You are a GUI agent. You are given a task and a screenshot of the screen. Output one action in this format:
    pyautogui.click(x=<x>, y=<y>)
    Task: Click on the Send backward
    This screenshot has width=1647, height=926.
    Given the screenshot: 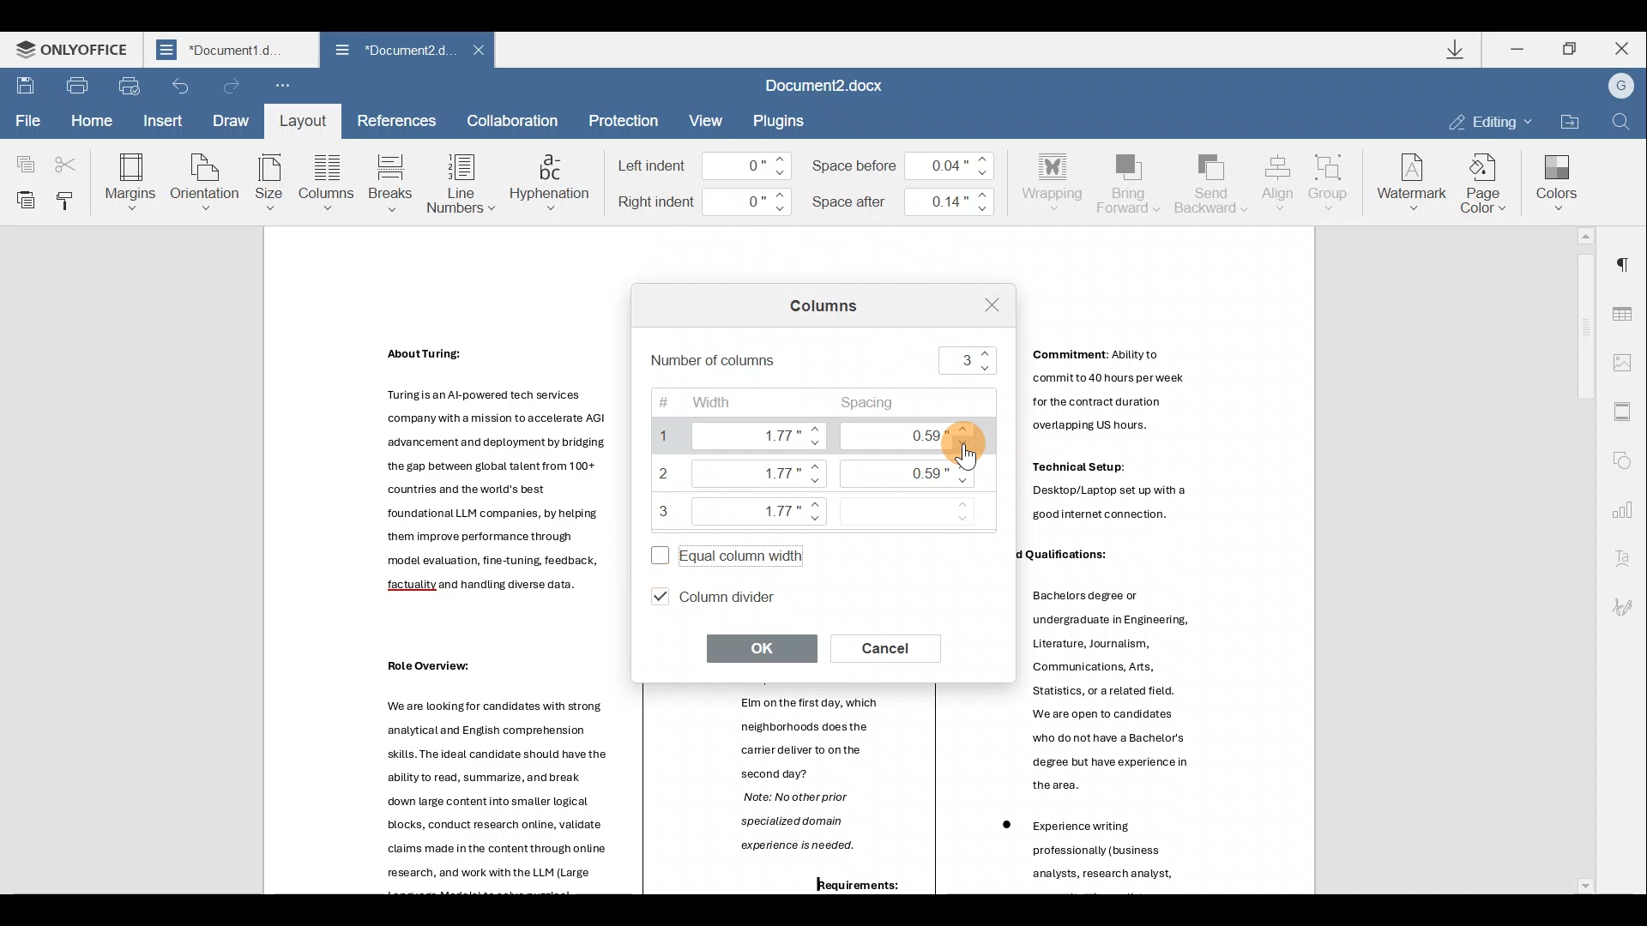 What is the action you would take?
    pyautogui.click(x=1209, y=182)
    